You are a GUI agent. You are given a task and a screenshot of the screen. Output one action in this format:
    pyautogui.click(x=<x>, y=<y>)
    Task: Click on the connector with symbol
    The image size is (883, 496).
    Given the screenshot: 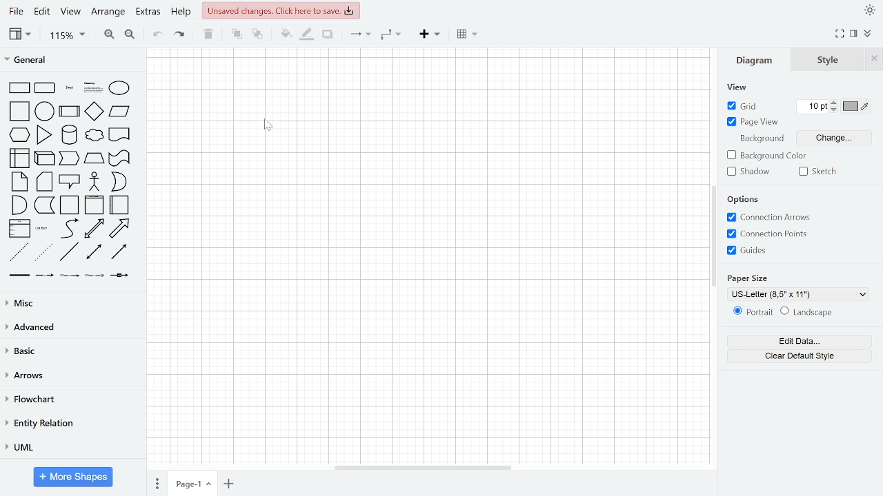 What is the action you would take?
    pyautogui.click(x=123, y=276)
    